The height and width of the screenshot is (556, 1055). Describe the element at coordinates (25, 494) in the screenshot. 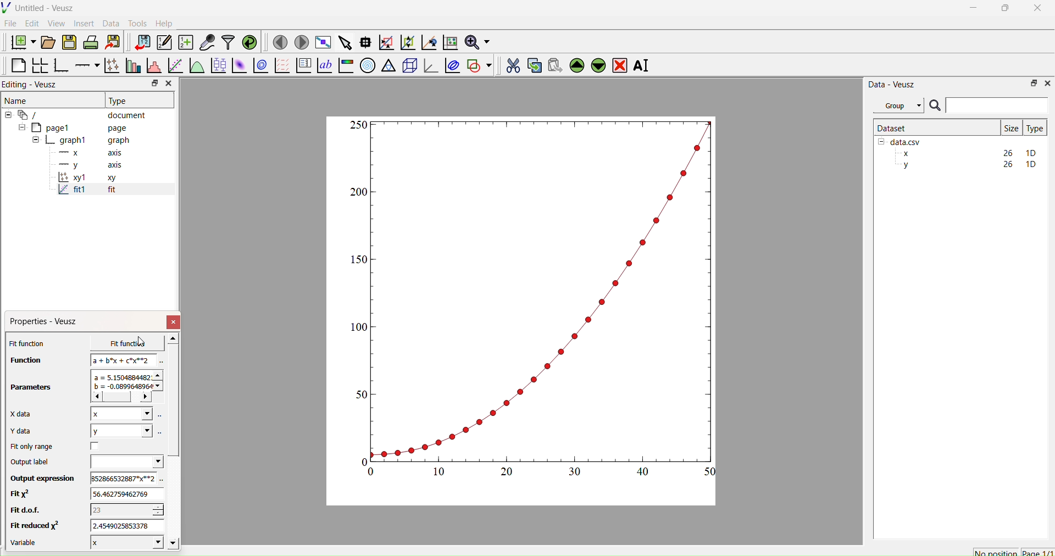

I see `Fit x^2` at that location.